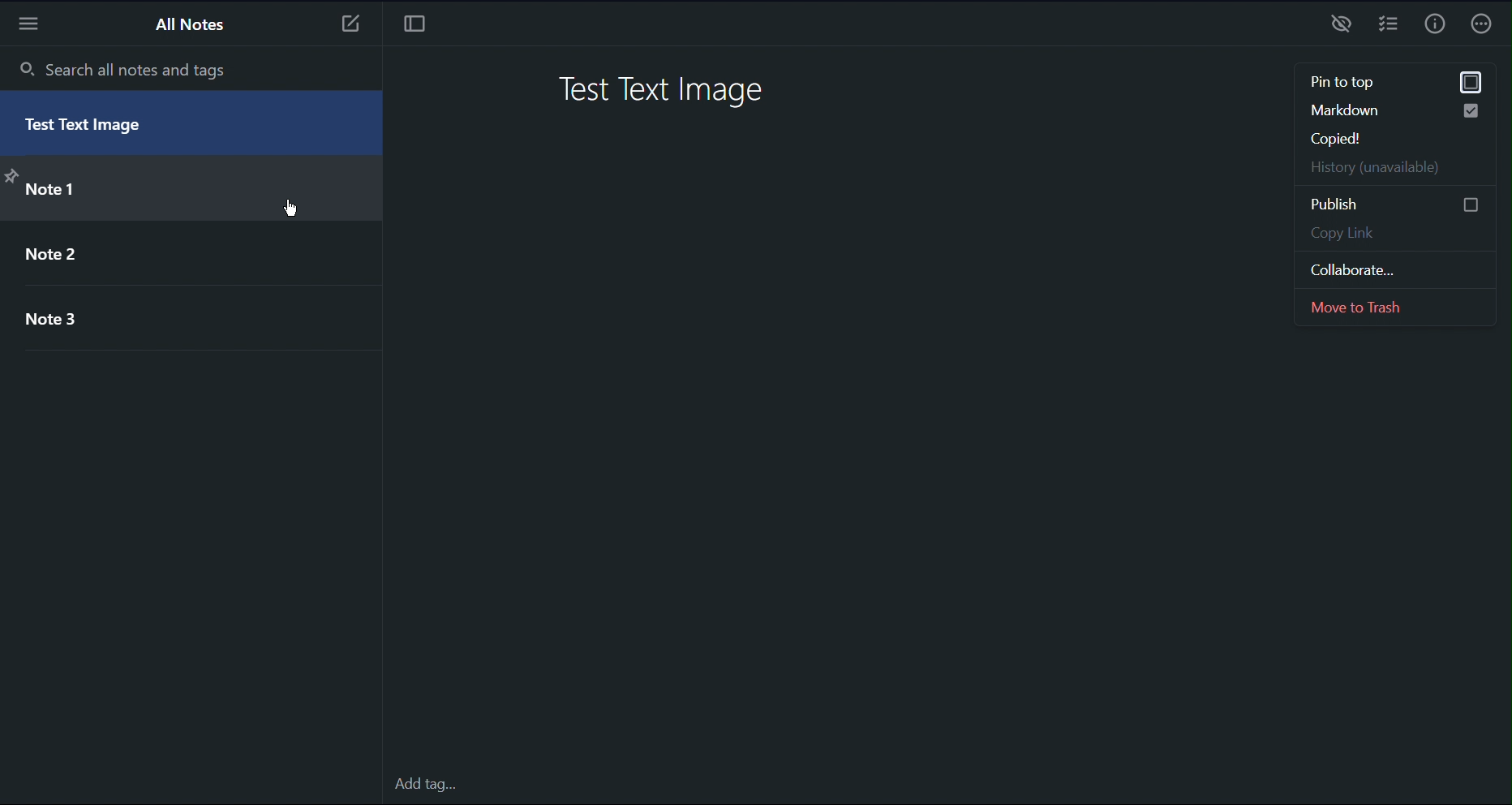 The width and height of the screenshot is (1512, 805). What do you see at coordinates (1390, 235) in the screenshot?
I see `Copy Link` at bounding box center [1390, 235].